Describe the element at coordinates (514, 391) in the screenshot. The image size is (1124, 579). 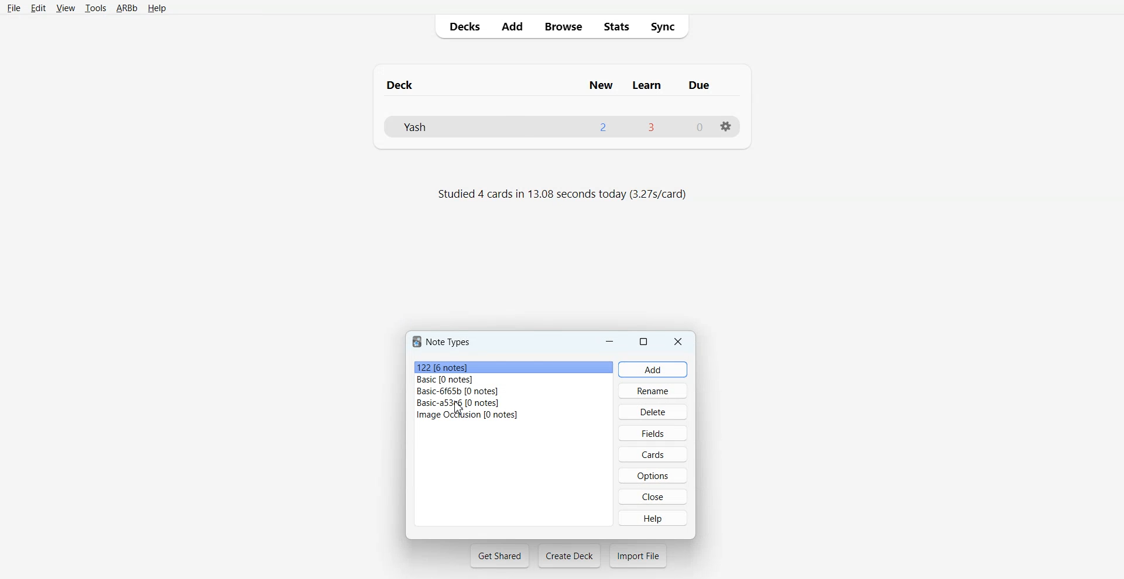
I see `Basic-6f65b[0 notes]` at that location.